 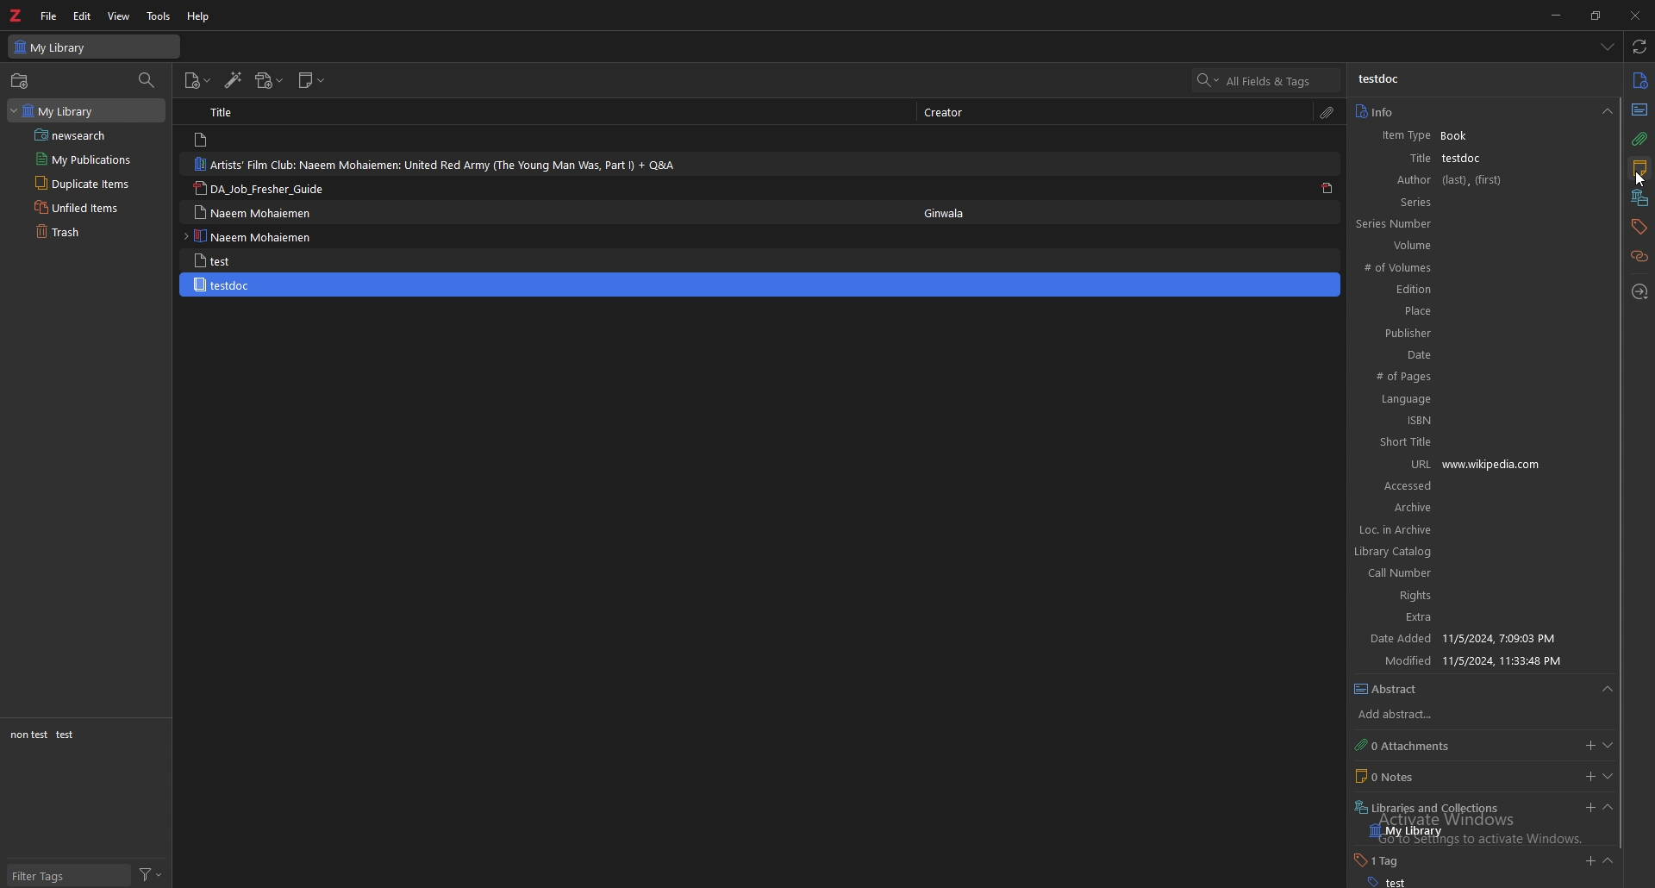 What do you see at coordinates (200, 16) in the screenshot?
I see `help` at bounding box center [200, 16].